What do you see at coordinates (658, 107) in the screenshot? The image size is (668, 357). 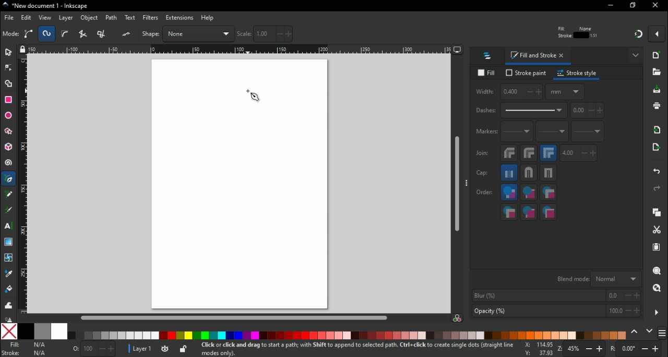 I see `print` at bounding box center [658, 107].